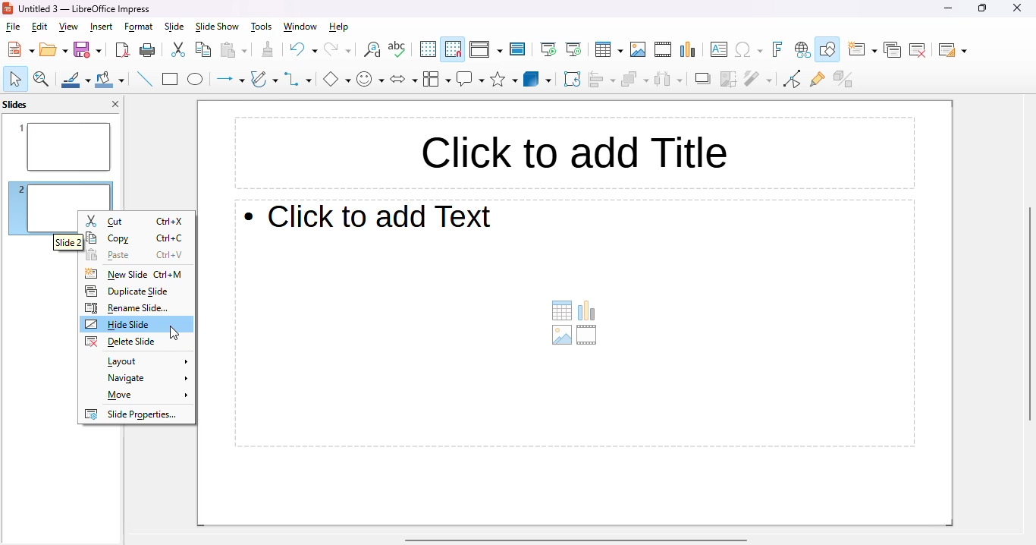 This screenshot has height=545, width=1036. I want to click on insert fontwork text, so click(778, 50).